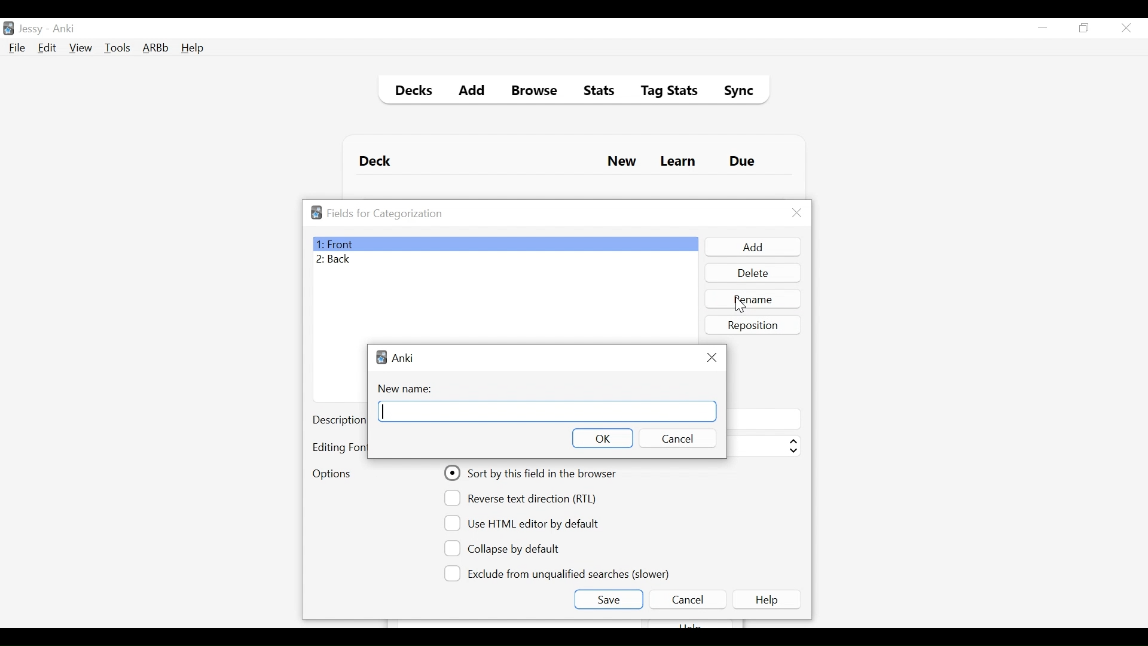 The width and height of the screenshot is (1148, 646). What do you see at coordinates (156, 48) in the screenshot?
I see `Advanced Review Button bar` at bounding box center [156, 48].